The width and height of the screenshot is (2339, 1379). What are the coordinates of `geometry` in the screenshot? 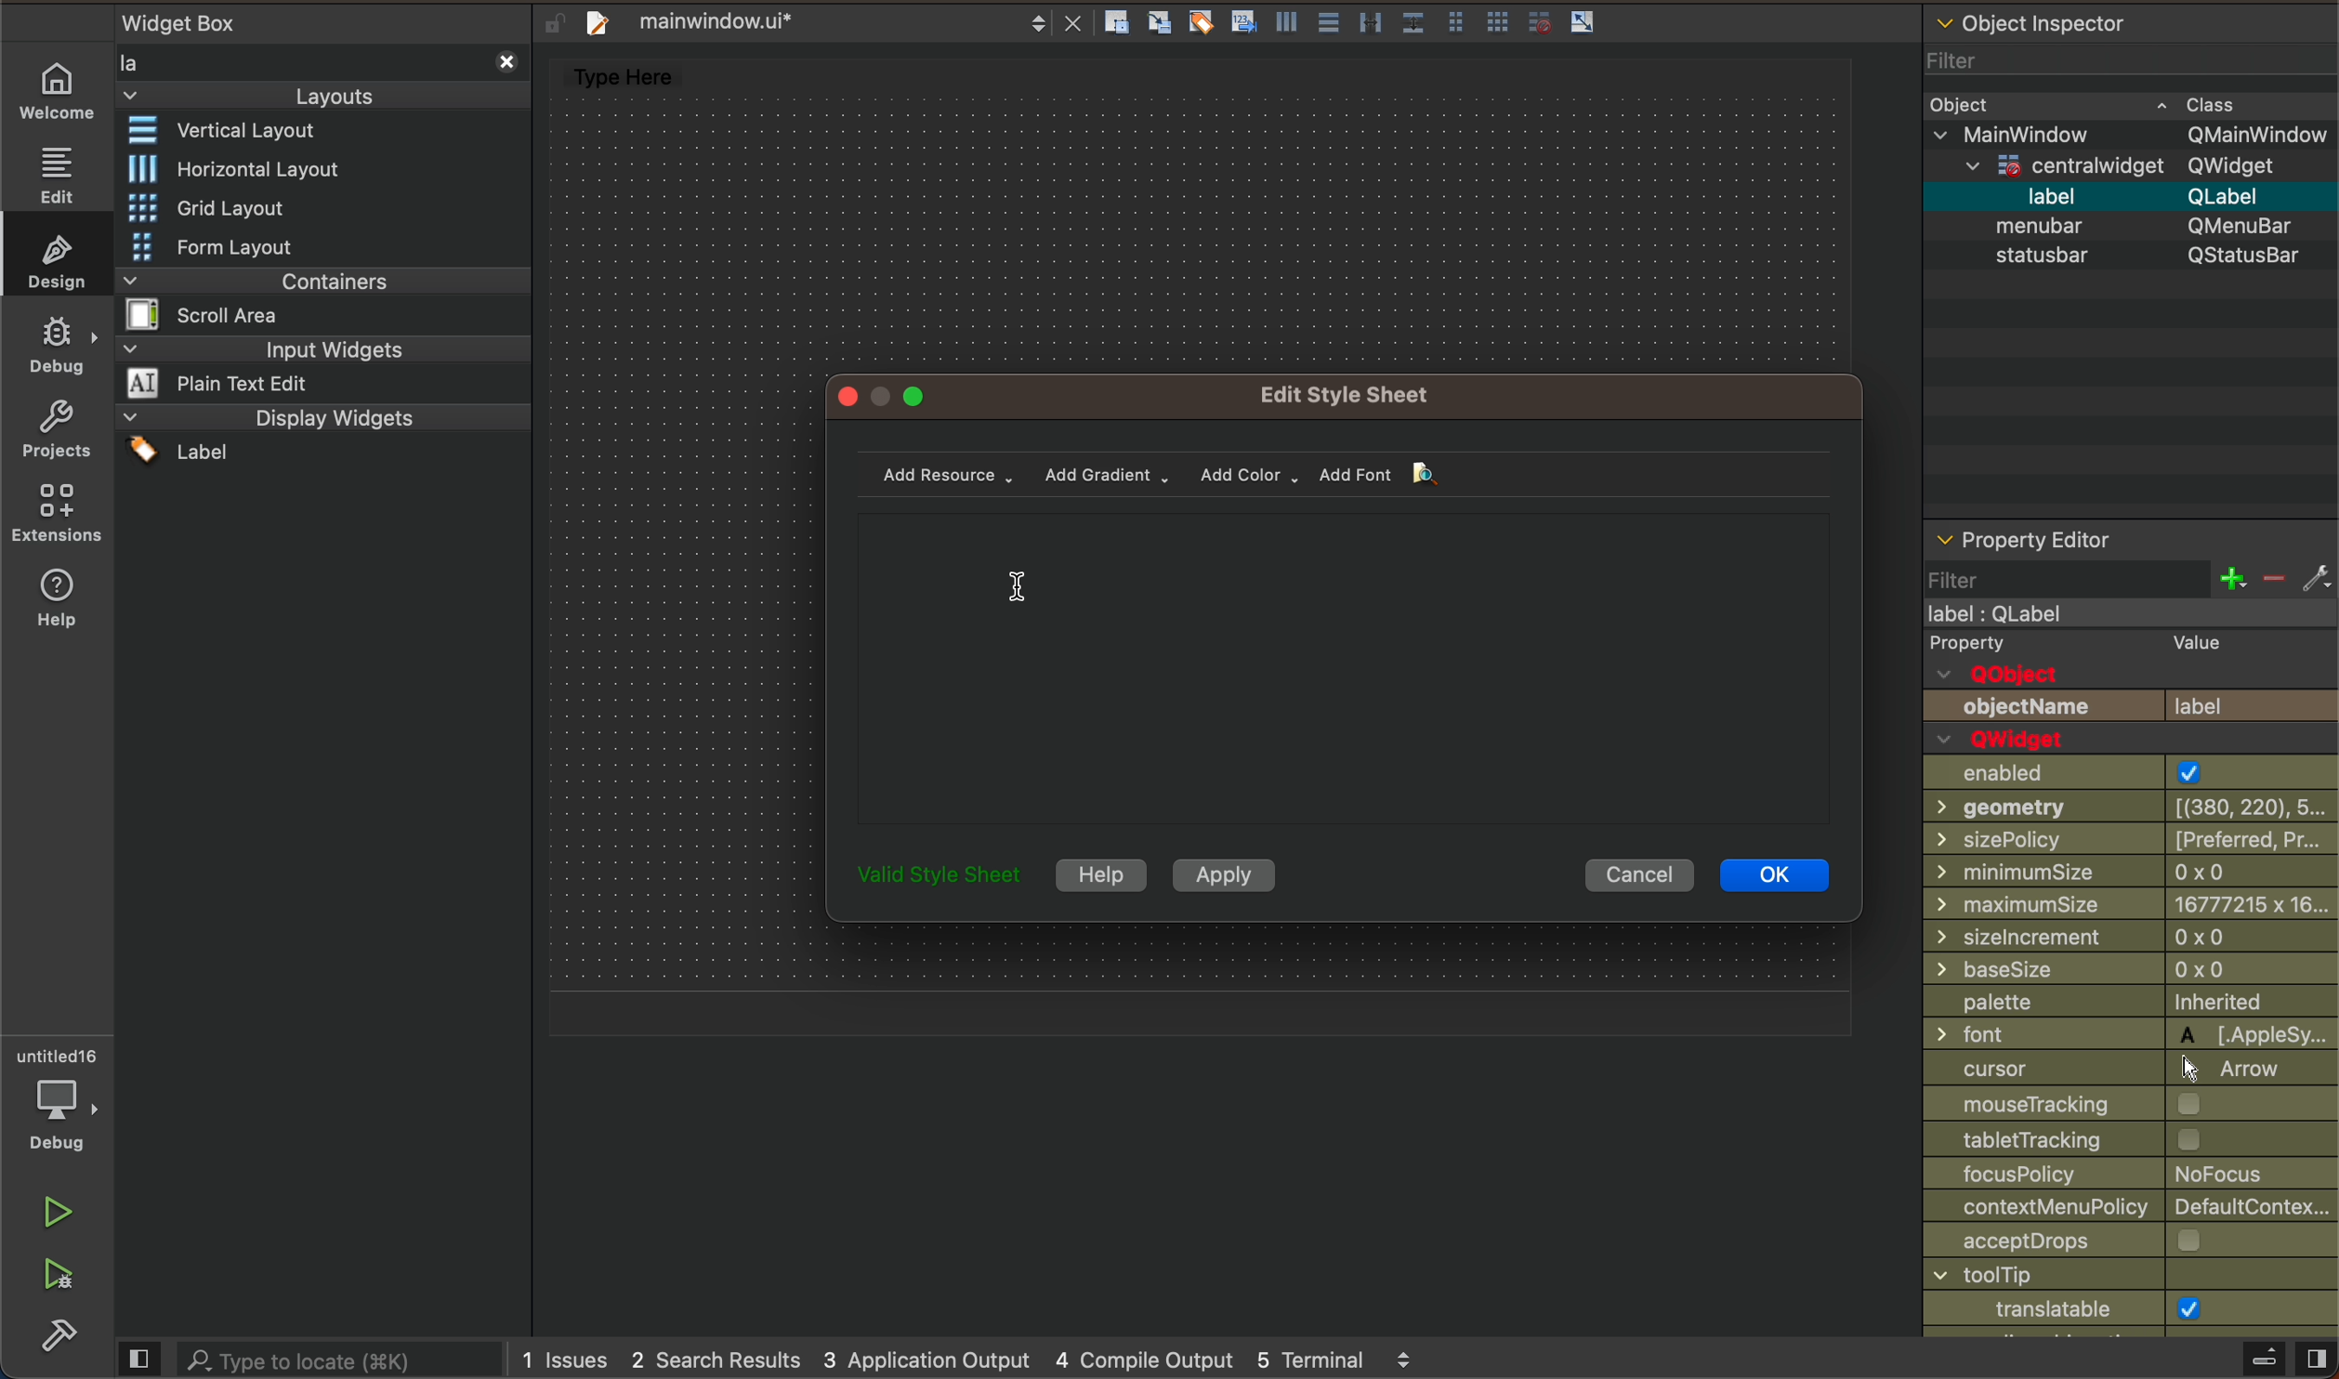 It's located at (2125, 808).